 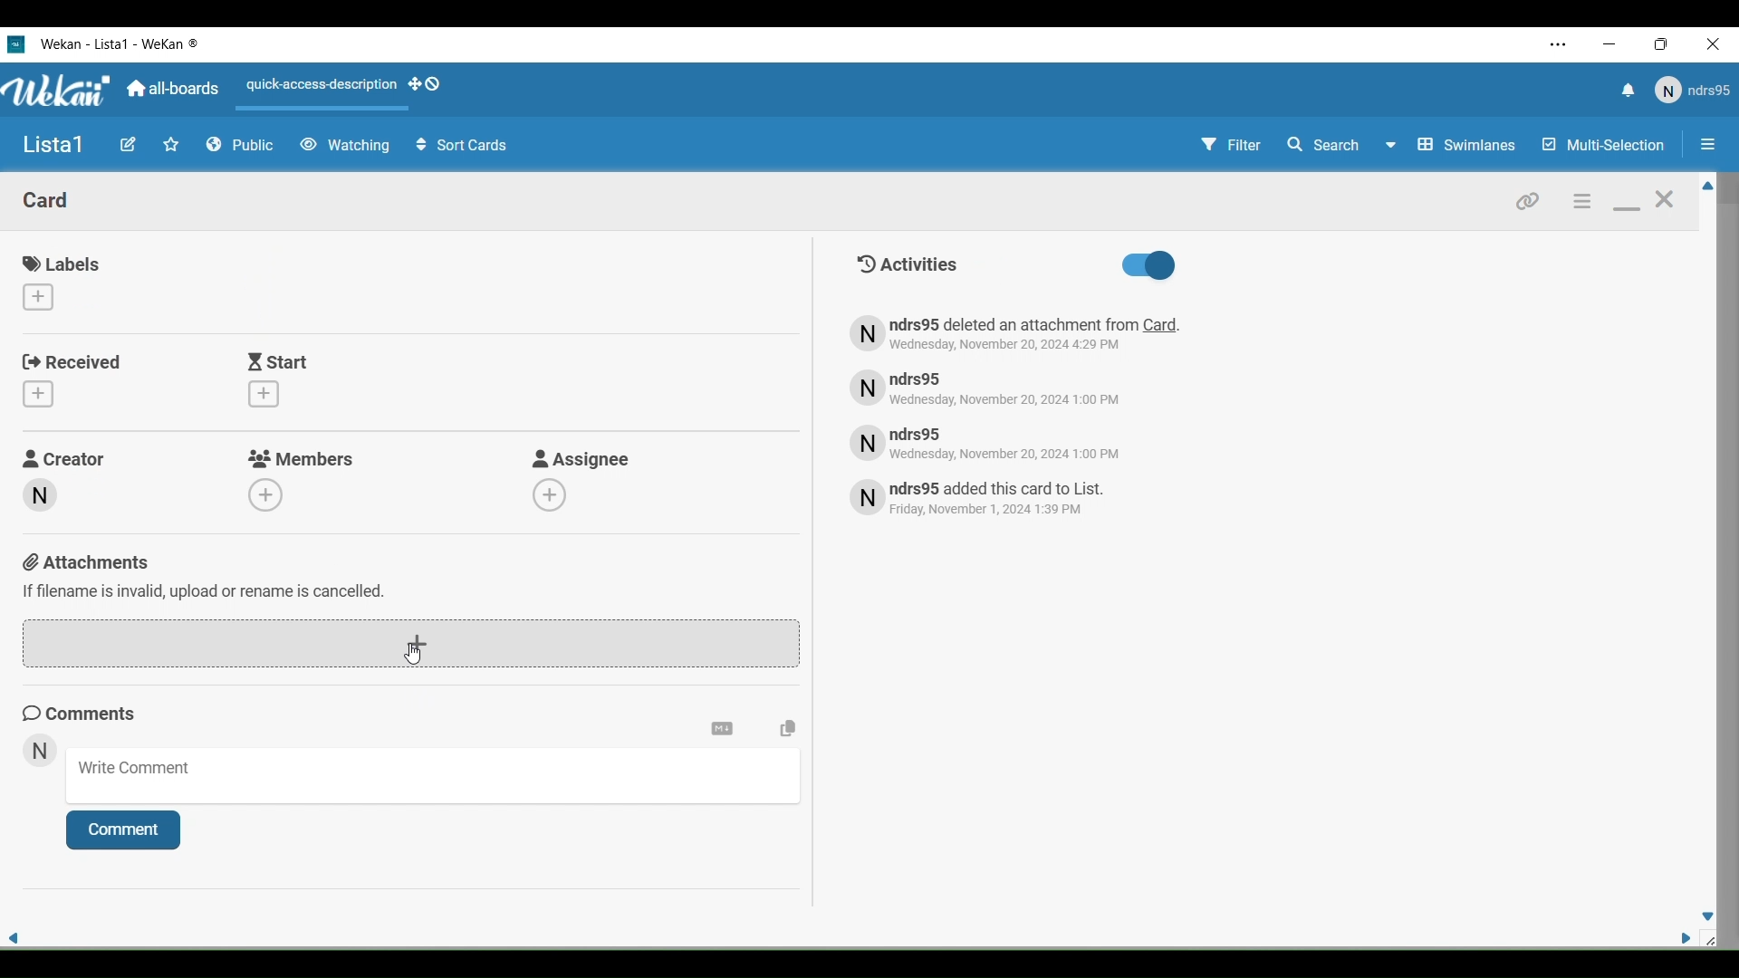 I want to click on Wekan logo, so click(x=15, y=43).